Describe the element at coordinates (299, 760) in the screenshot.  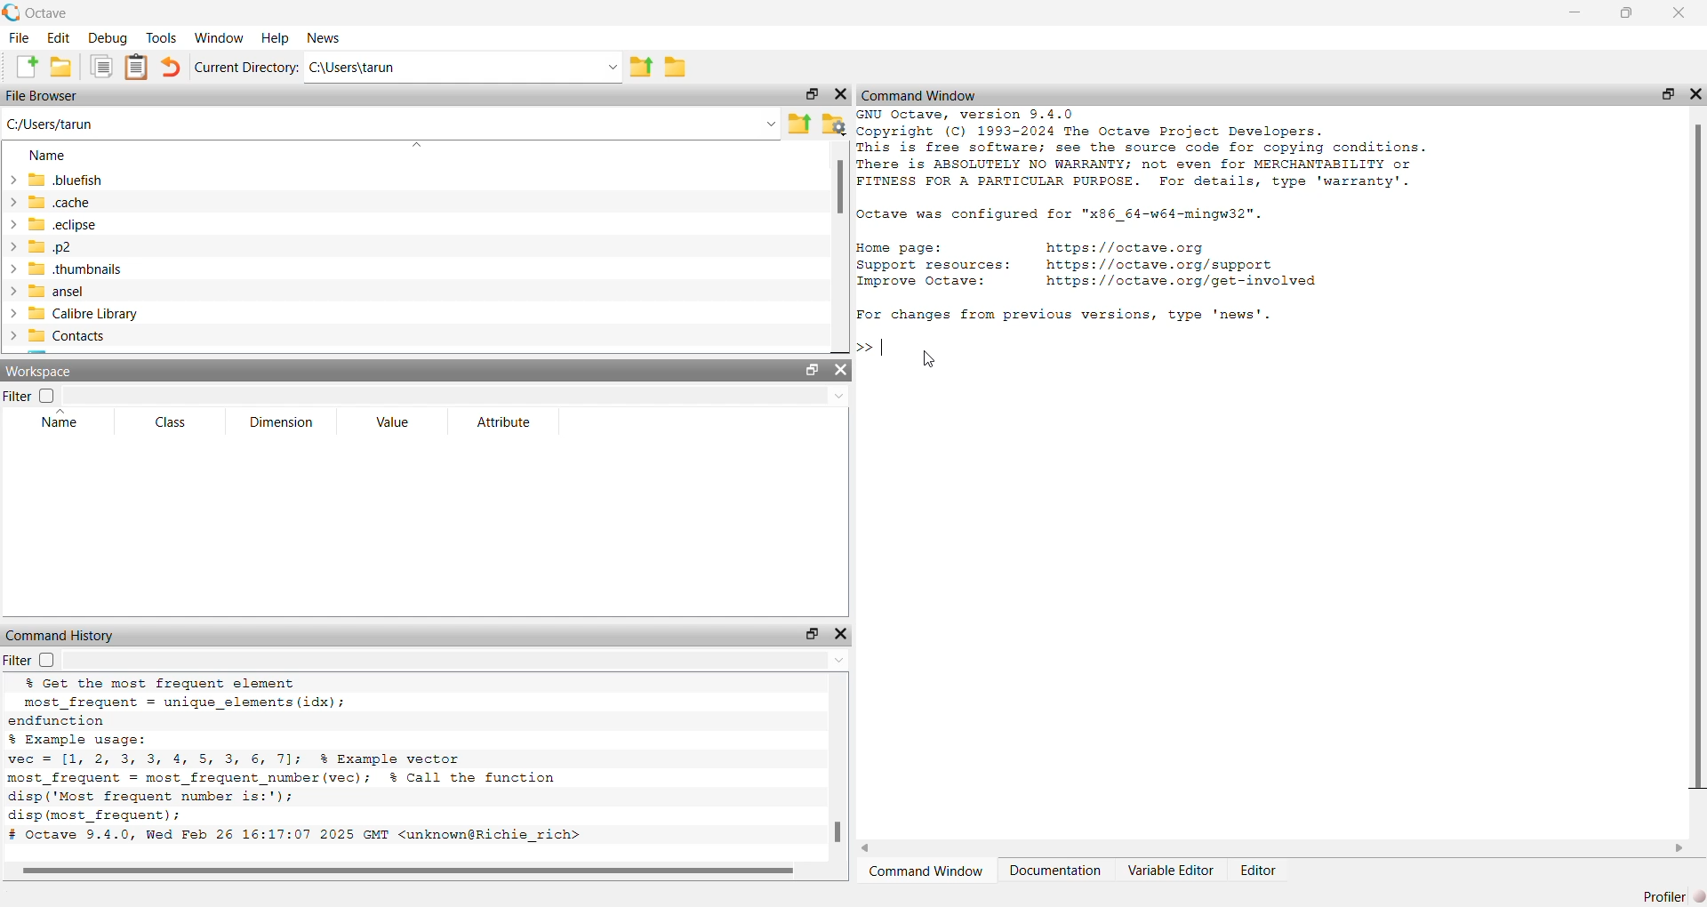
I see `% Get the most frequent element
most_frequent = unique_elements (idx);
endfunction
% Example usage:
vec = [1, 2, 3, 3, 4, 5, 3, 6 7]; % Example vector
most_frequent = most_frequent_number (vec); $ Call the function
disp('Most frequent number is:');
disp (most_frequent) ;
# Octave 9.4.0, Wed Feb 26 16:17:07 2025 GMT <unknown@Richie_rich>` at that location.